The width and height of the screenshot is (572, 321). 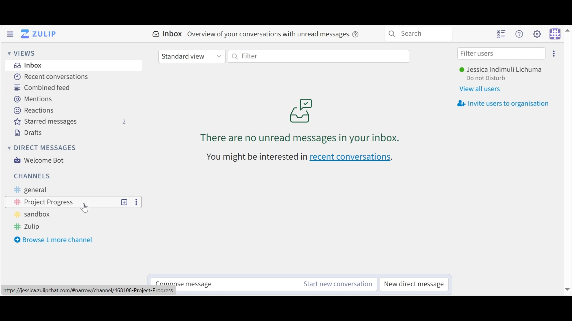 What do you see at coordinates (502, 70) in the screenshot?
I see `Username` at bounding box center [502, 70].